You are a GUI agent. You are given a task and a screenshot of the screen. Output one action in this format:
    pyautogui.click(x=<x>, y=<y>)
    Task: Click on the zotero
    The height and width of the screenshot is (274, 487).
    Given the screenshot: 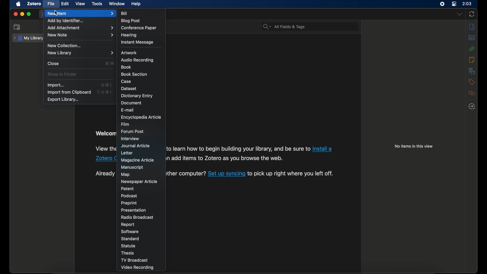 What is the action you would take?
    pyautogui.click(x=34, y=4)
    